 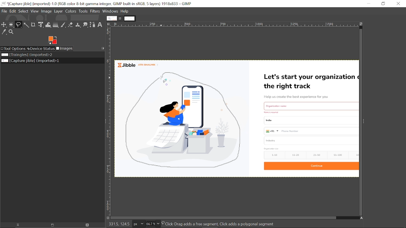 I want to click on Current image, so click(x=238, y=120).